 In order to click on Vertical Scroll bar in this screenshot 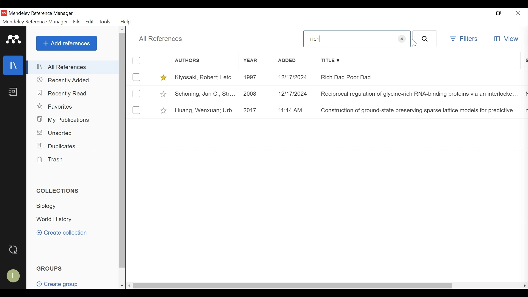, I will do `click(122, 150)`.